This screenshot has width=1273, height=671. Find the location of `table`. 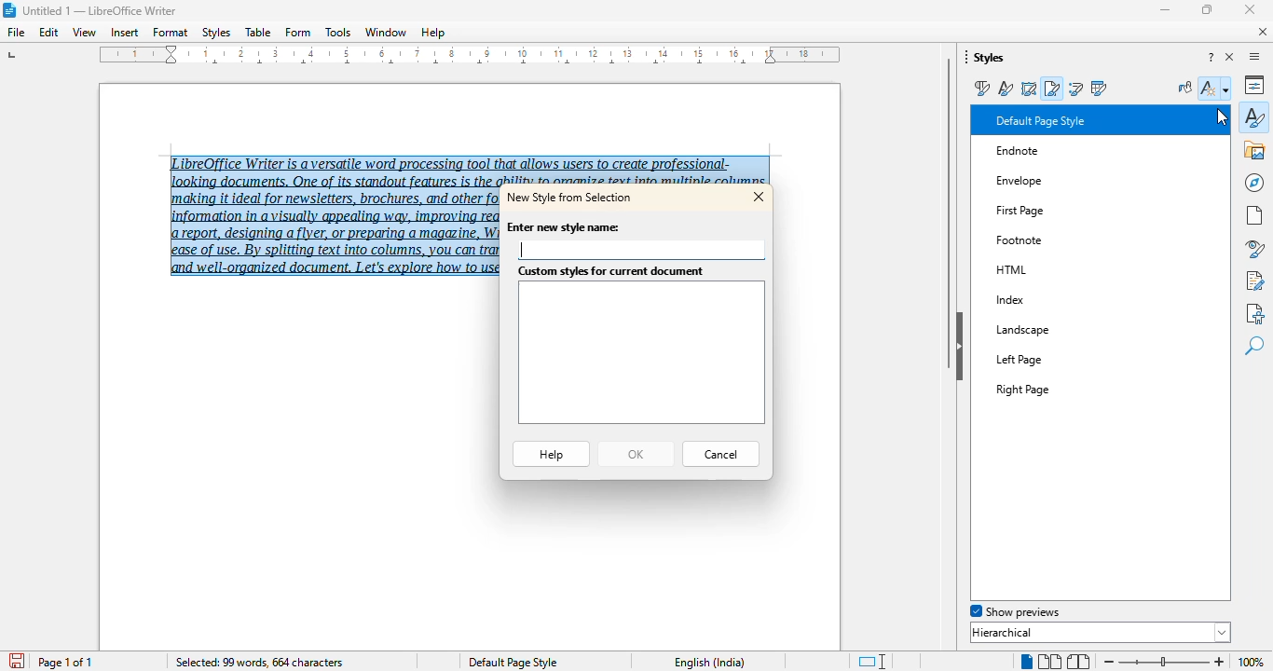

table is located at coordinates (258, 33).